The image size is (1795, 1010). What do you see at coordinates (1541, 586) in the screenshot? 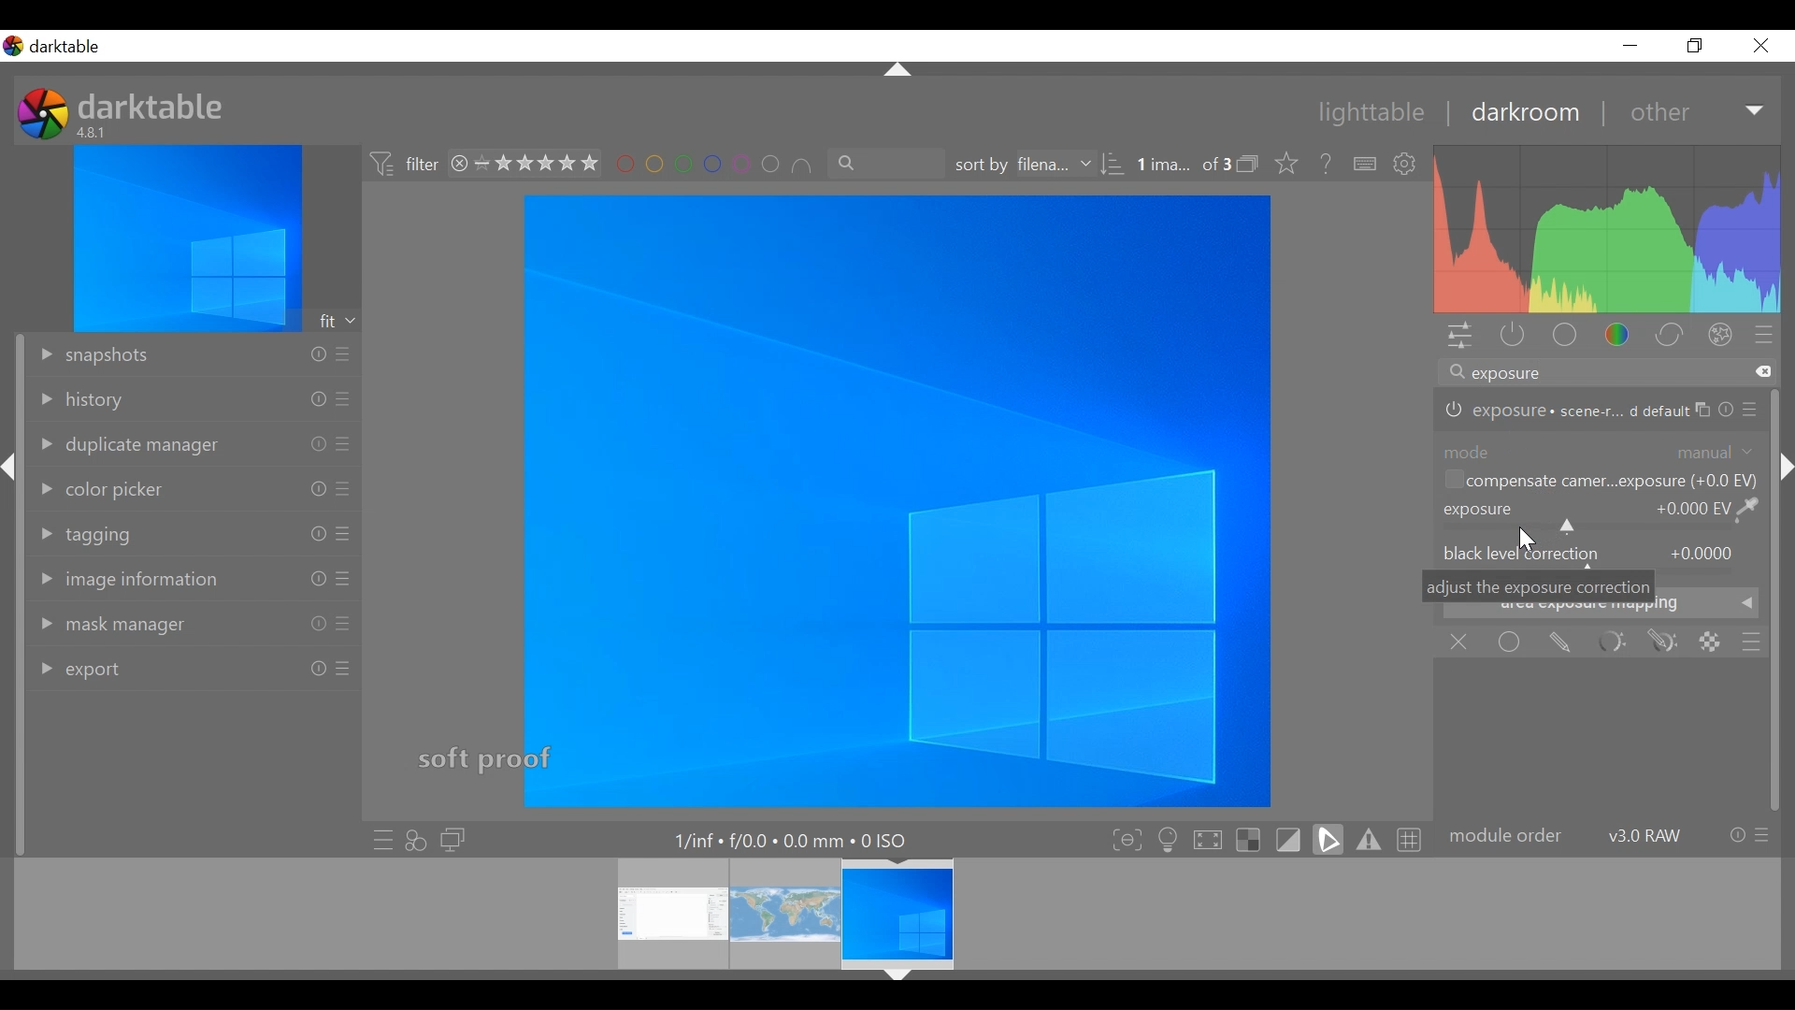
I see `Tooltip` at bounding box center [1541, 586].